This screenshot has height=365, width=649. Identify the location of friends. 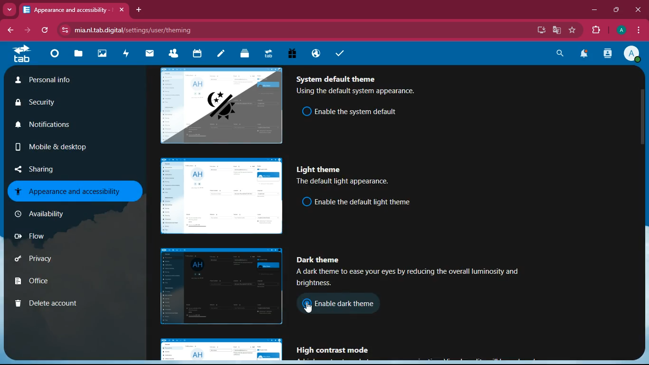
(175, 54).